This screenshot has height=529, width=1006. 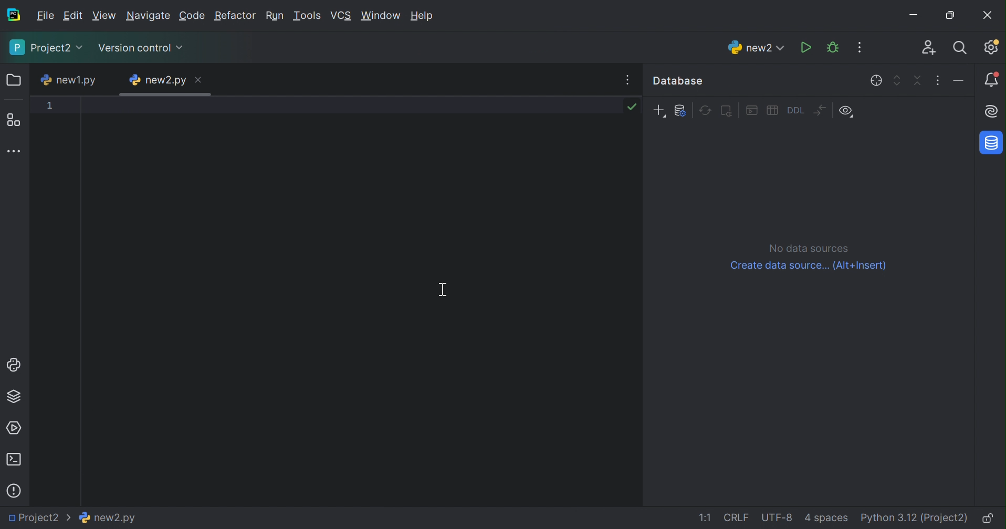 What do you see at coordinates (987, 518) in the screenshot?
I see `Make file read-only` at bounding box center [987, 518].